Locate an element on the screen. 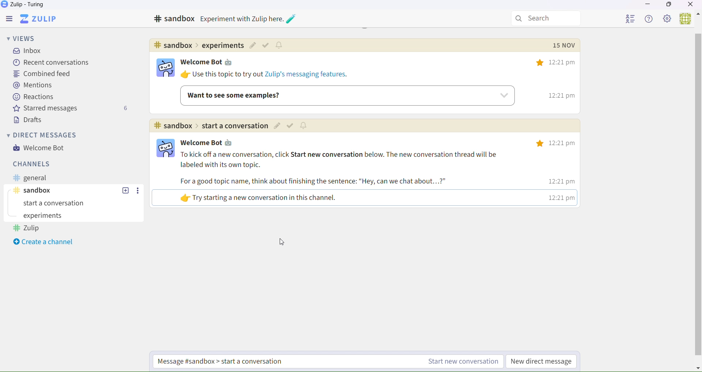 The width and height of the screenshot is (702, 372). start a conversation is located at coordinates (58, 204).